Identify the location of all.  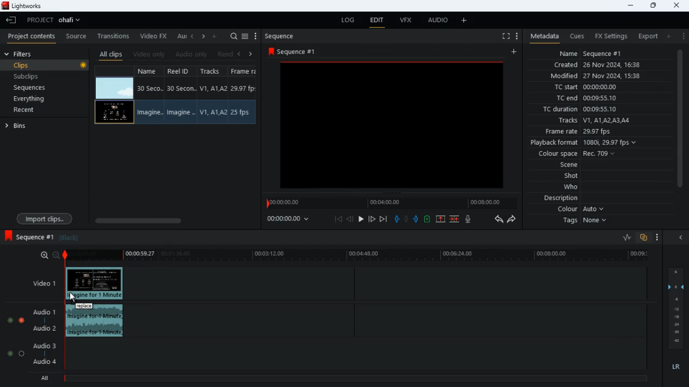
(41, 377).